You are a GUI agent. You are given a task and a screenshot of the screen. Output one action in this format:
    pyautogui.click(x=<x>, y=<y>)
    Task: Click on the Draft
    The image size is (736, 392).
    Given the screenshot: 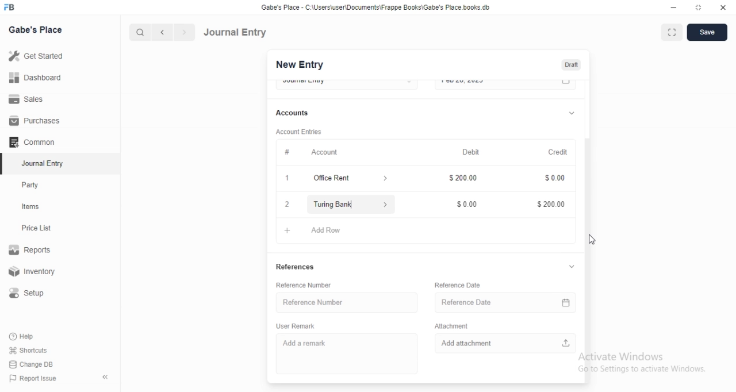 What is the action you would take?
    pyautogui.click(x=571, y=65)
    